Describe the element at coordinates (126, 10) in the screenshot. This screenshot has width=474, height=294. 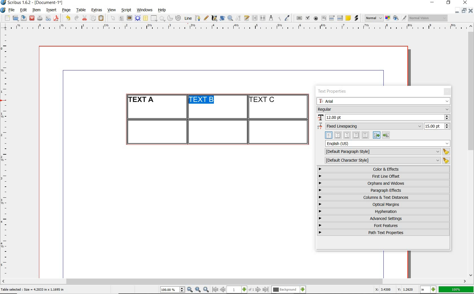
I see `script` at that location.